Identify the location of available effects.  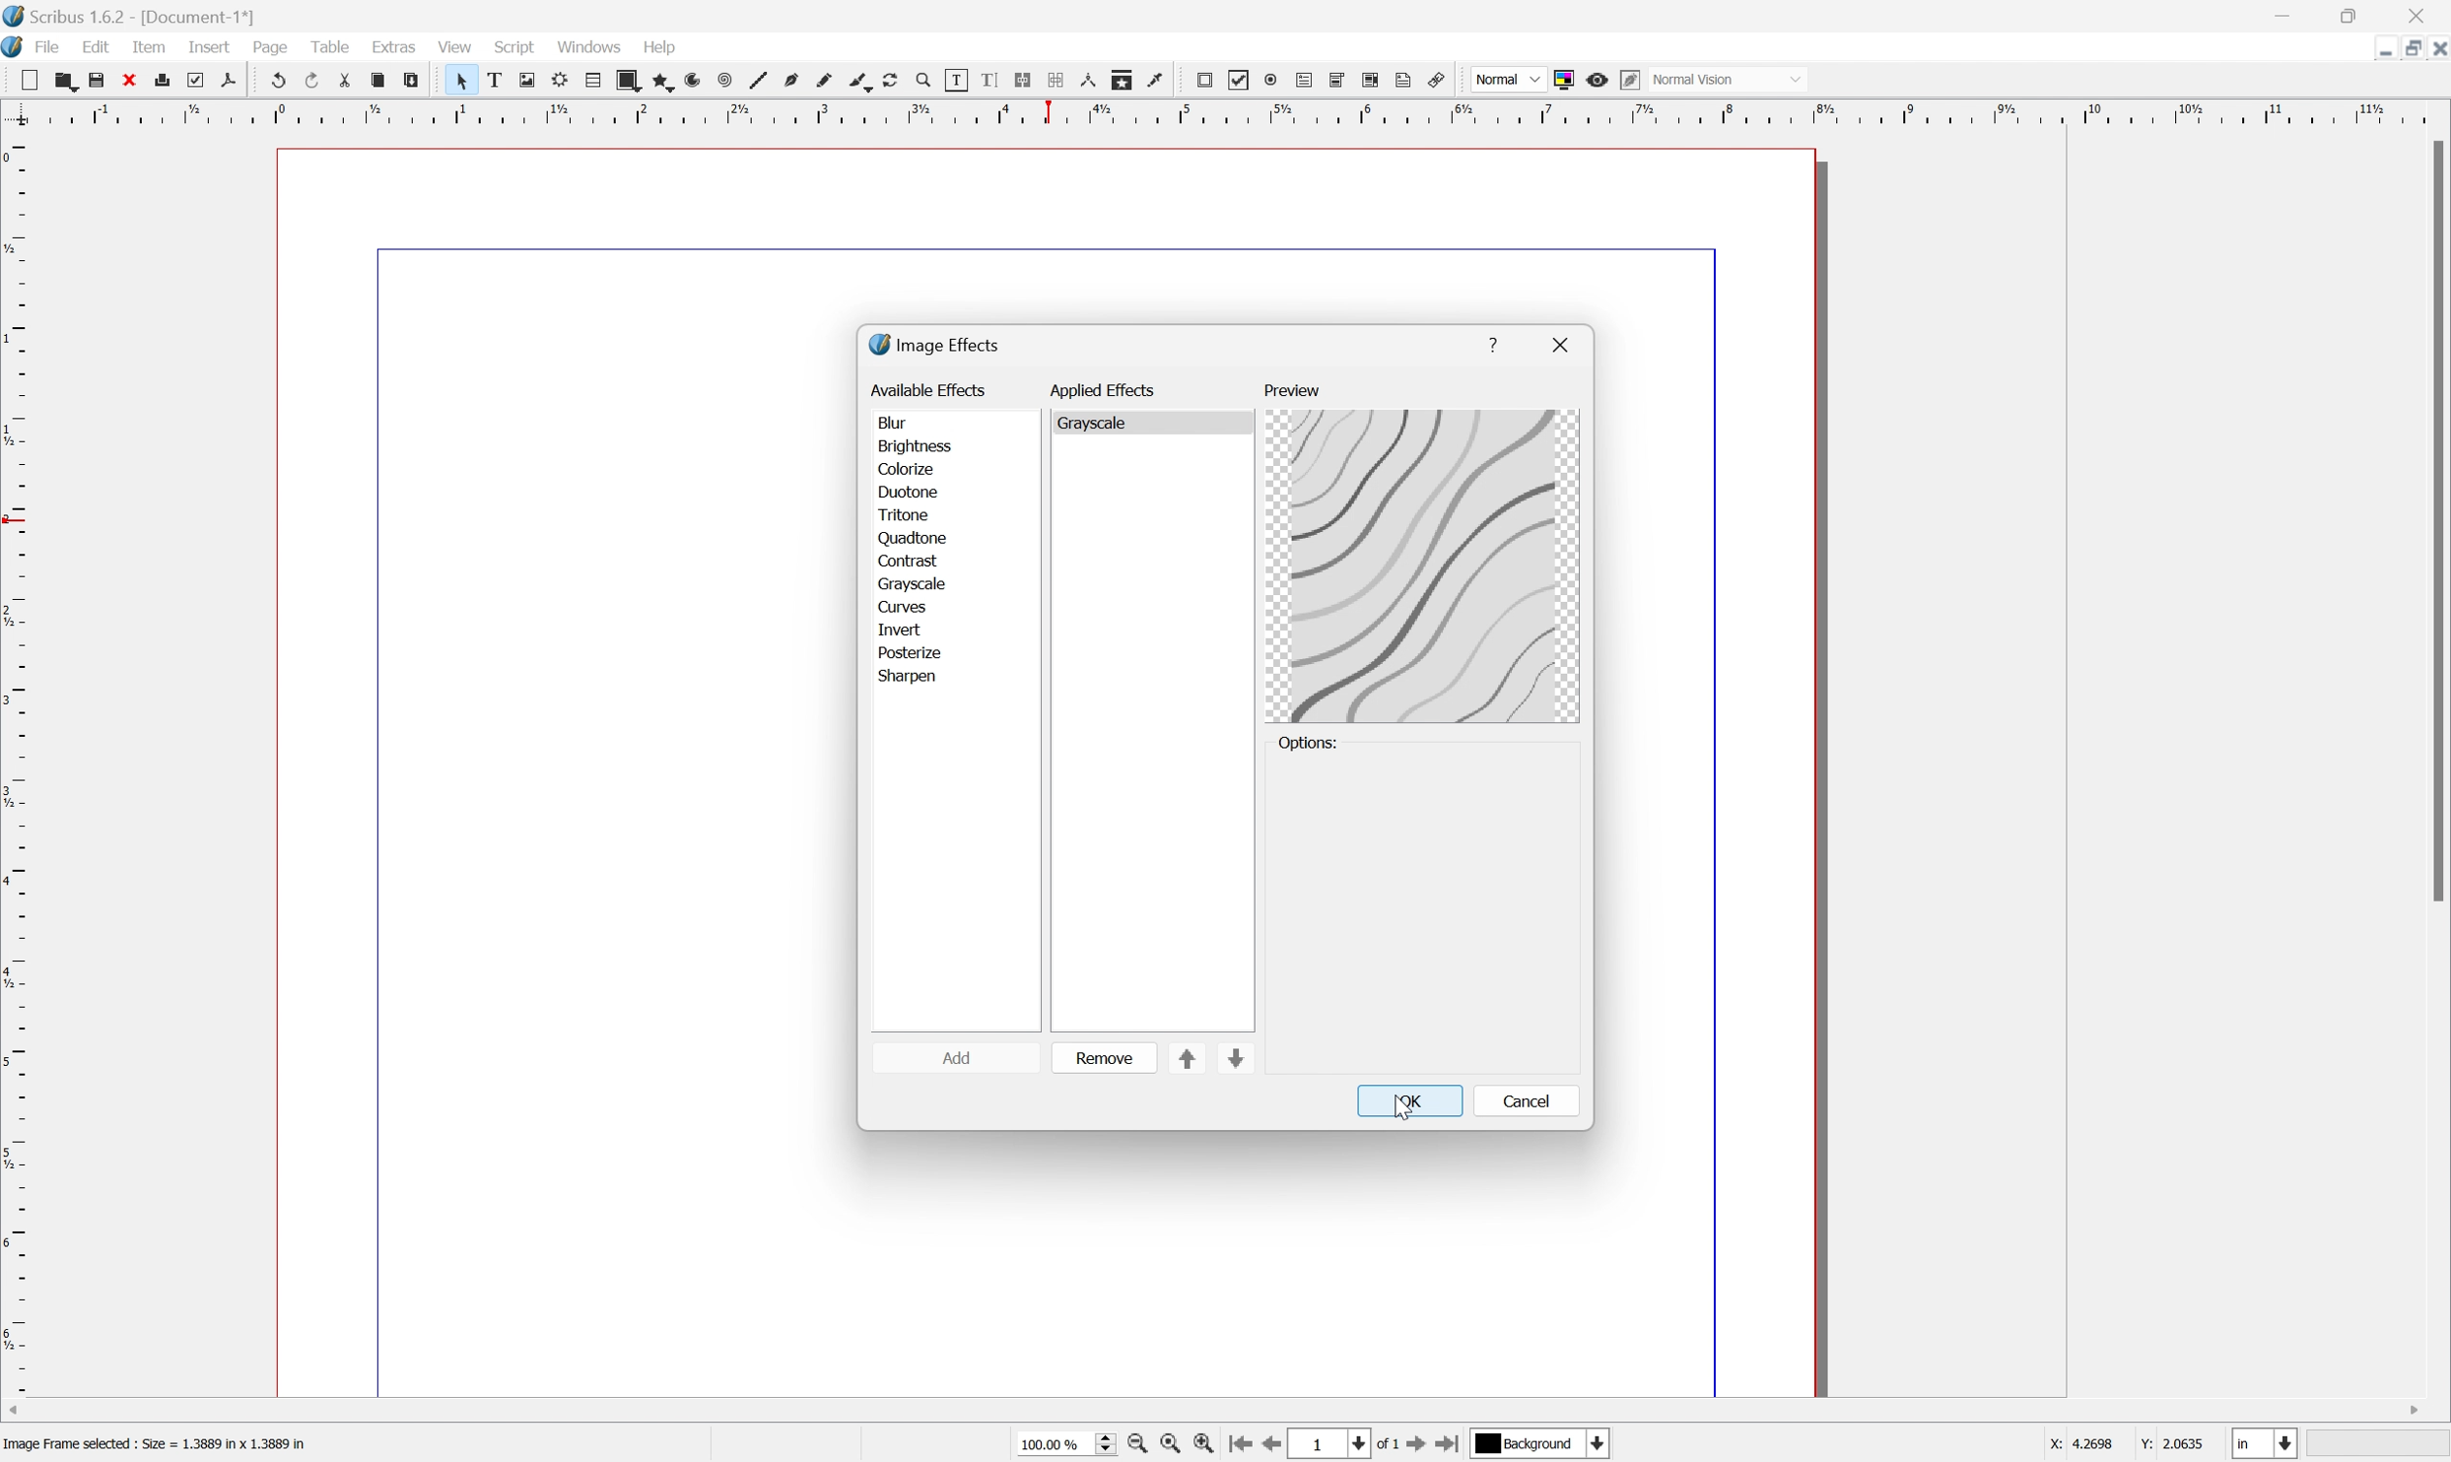
(930, 389).